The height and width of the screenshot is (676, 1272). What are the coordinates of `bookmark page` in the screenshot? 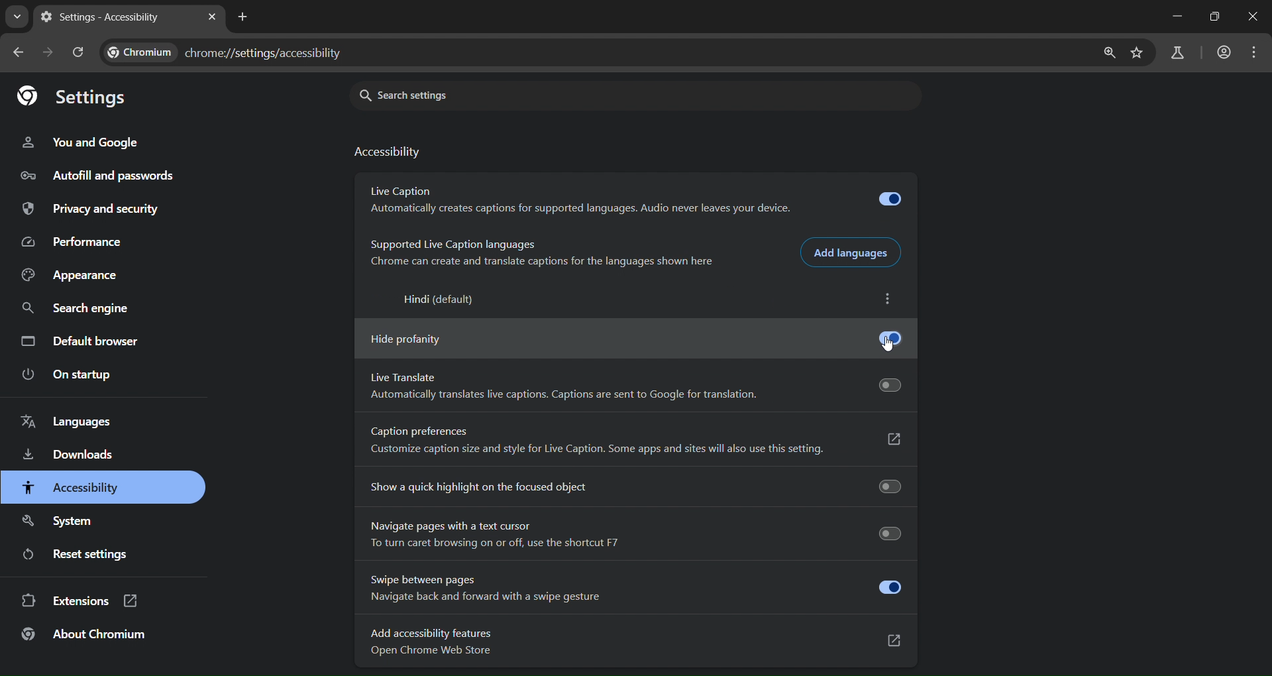 It's located at (1139, 54).